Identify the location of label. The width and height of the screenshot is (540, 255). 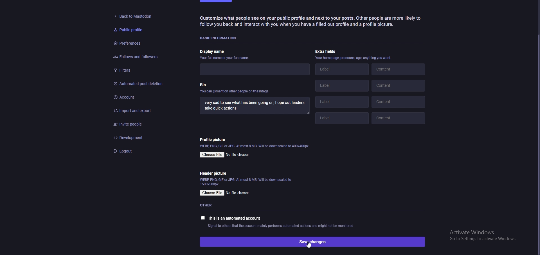
(342, 70).